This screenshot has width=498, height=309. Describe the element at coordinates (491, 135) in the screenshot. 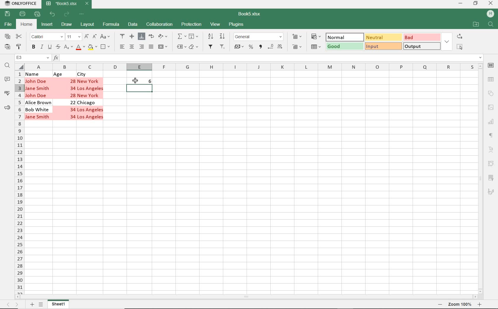

I see `PARAGRAPH SETTINGS` at that location.